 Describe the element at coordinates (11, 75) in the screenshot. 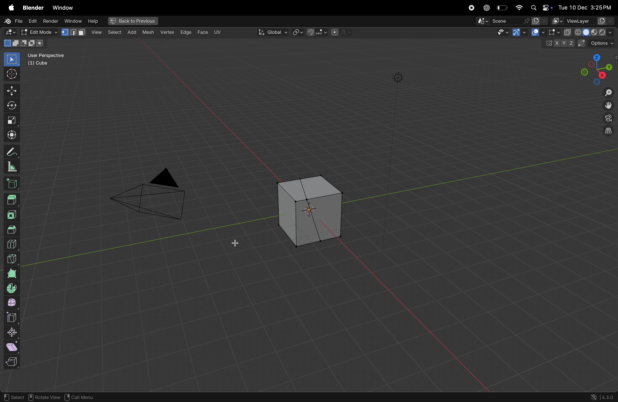

I see `cursor` at that location.